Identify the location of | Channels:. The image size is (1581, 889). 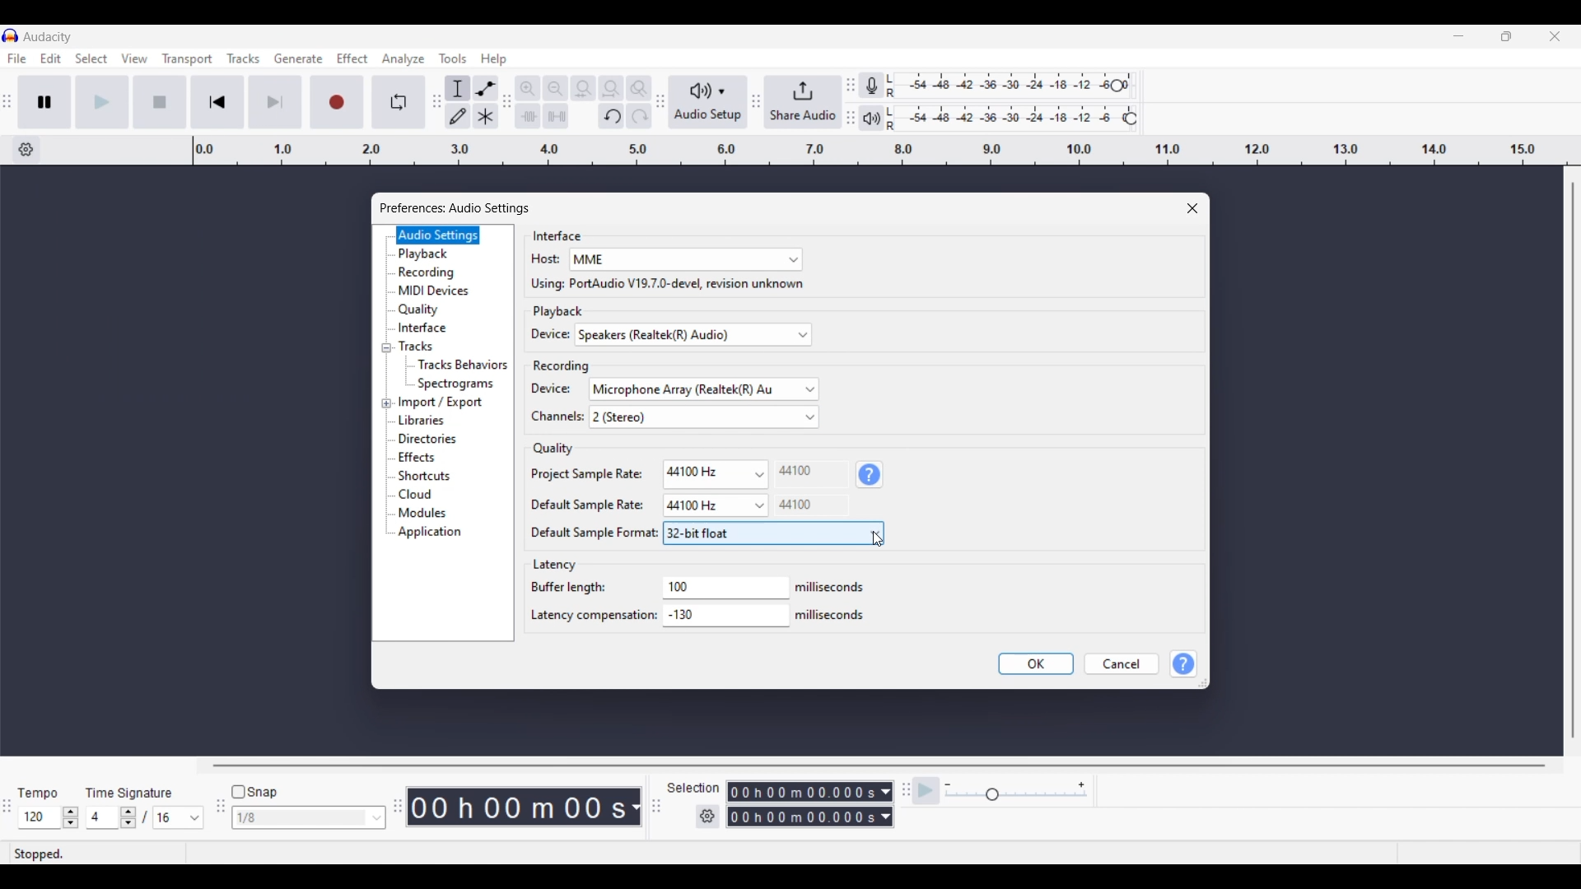
(548, 419).